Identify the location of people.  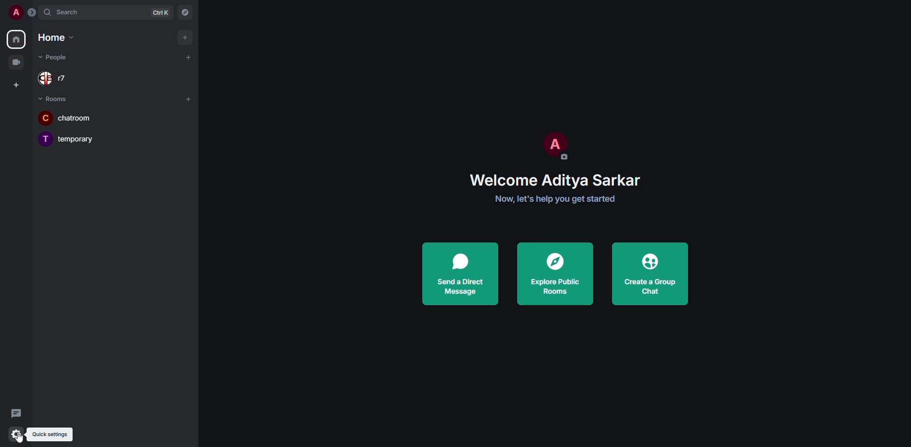
(55, 58).